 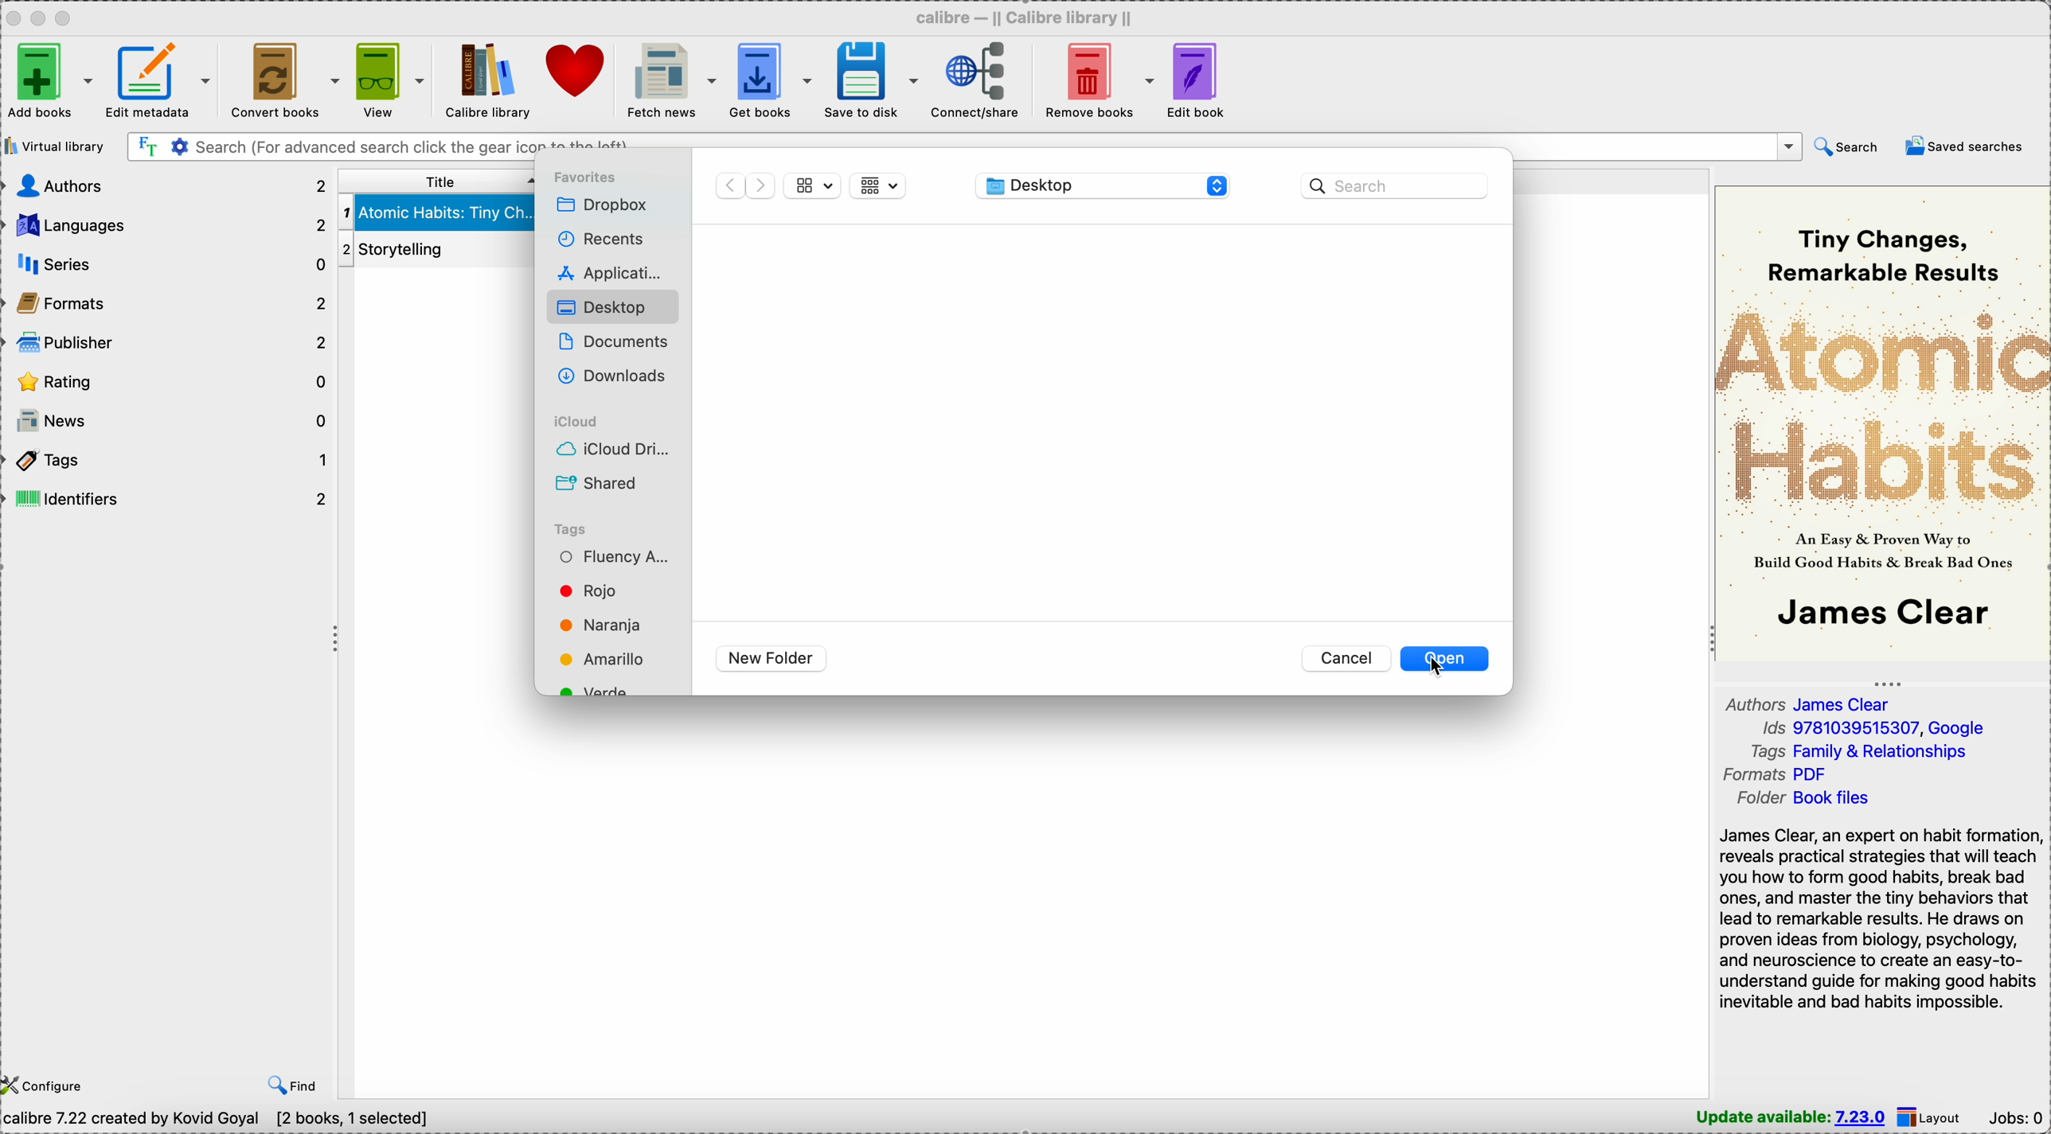 What do you see at coordinates (961, 140) in the screenshot?
I see `search bar` at bounding box center [961, 140].